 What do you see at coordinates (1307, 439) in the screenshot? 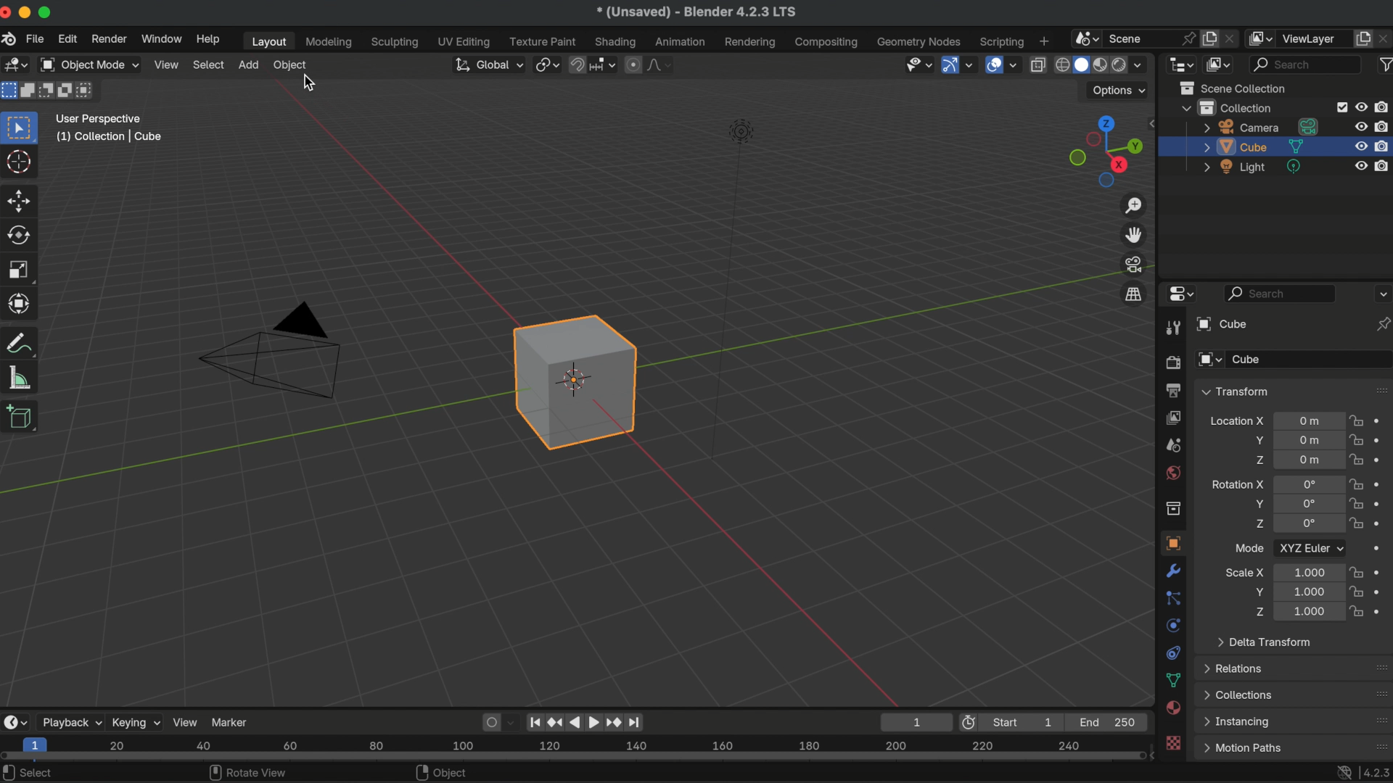
I see `location of object` at bounding box center [1307, 439].